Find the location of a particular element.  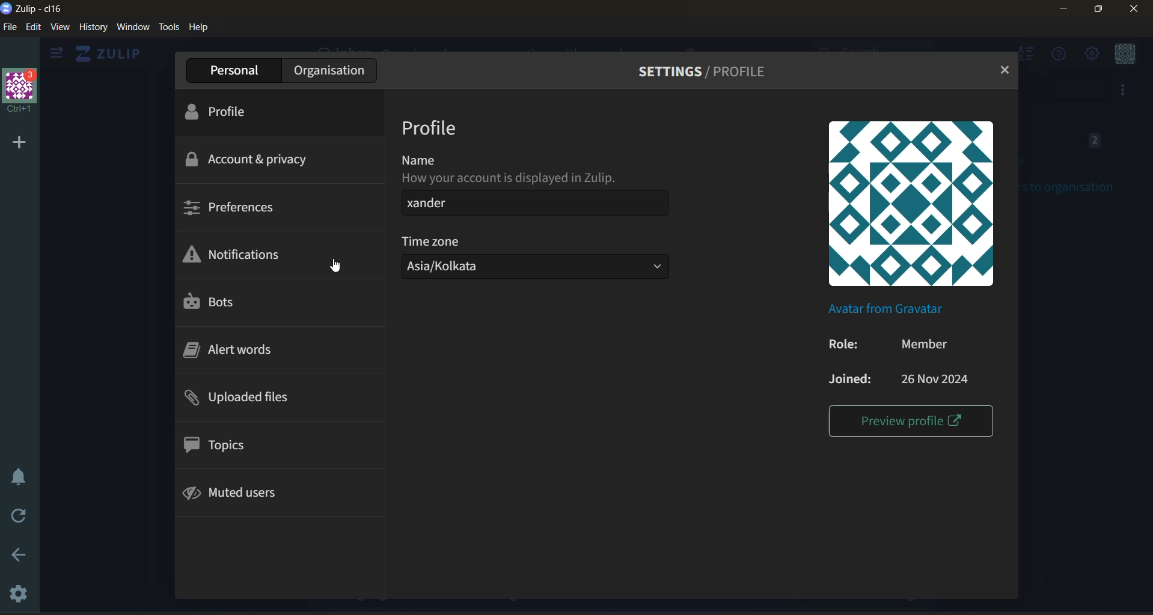

personal menu is located at coordinates (1127, 55).